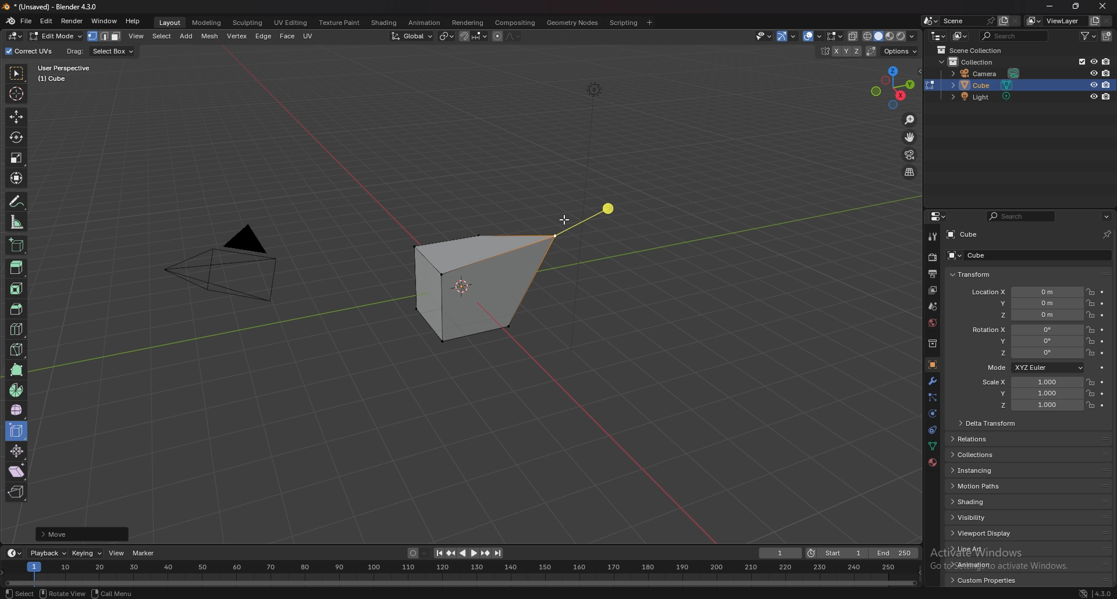 This screenshot has height=599, width=1117. I want to click on sculpting, so click(248, 23).